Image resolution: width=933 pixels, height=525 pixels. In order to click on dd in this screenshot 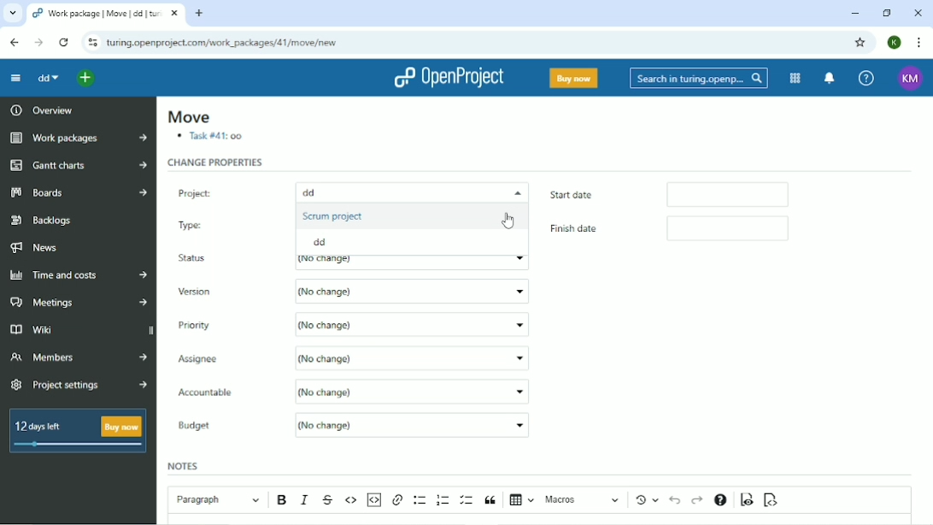, I will do `click(325, 243)`.